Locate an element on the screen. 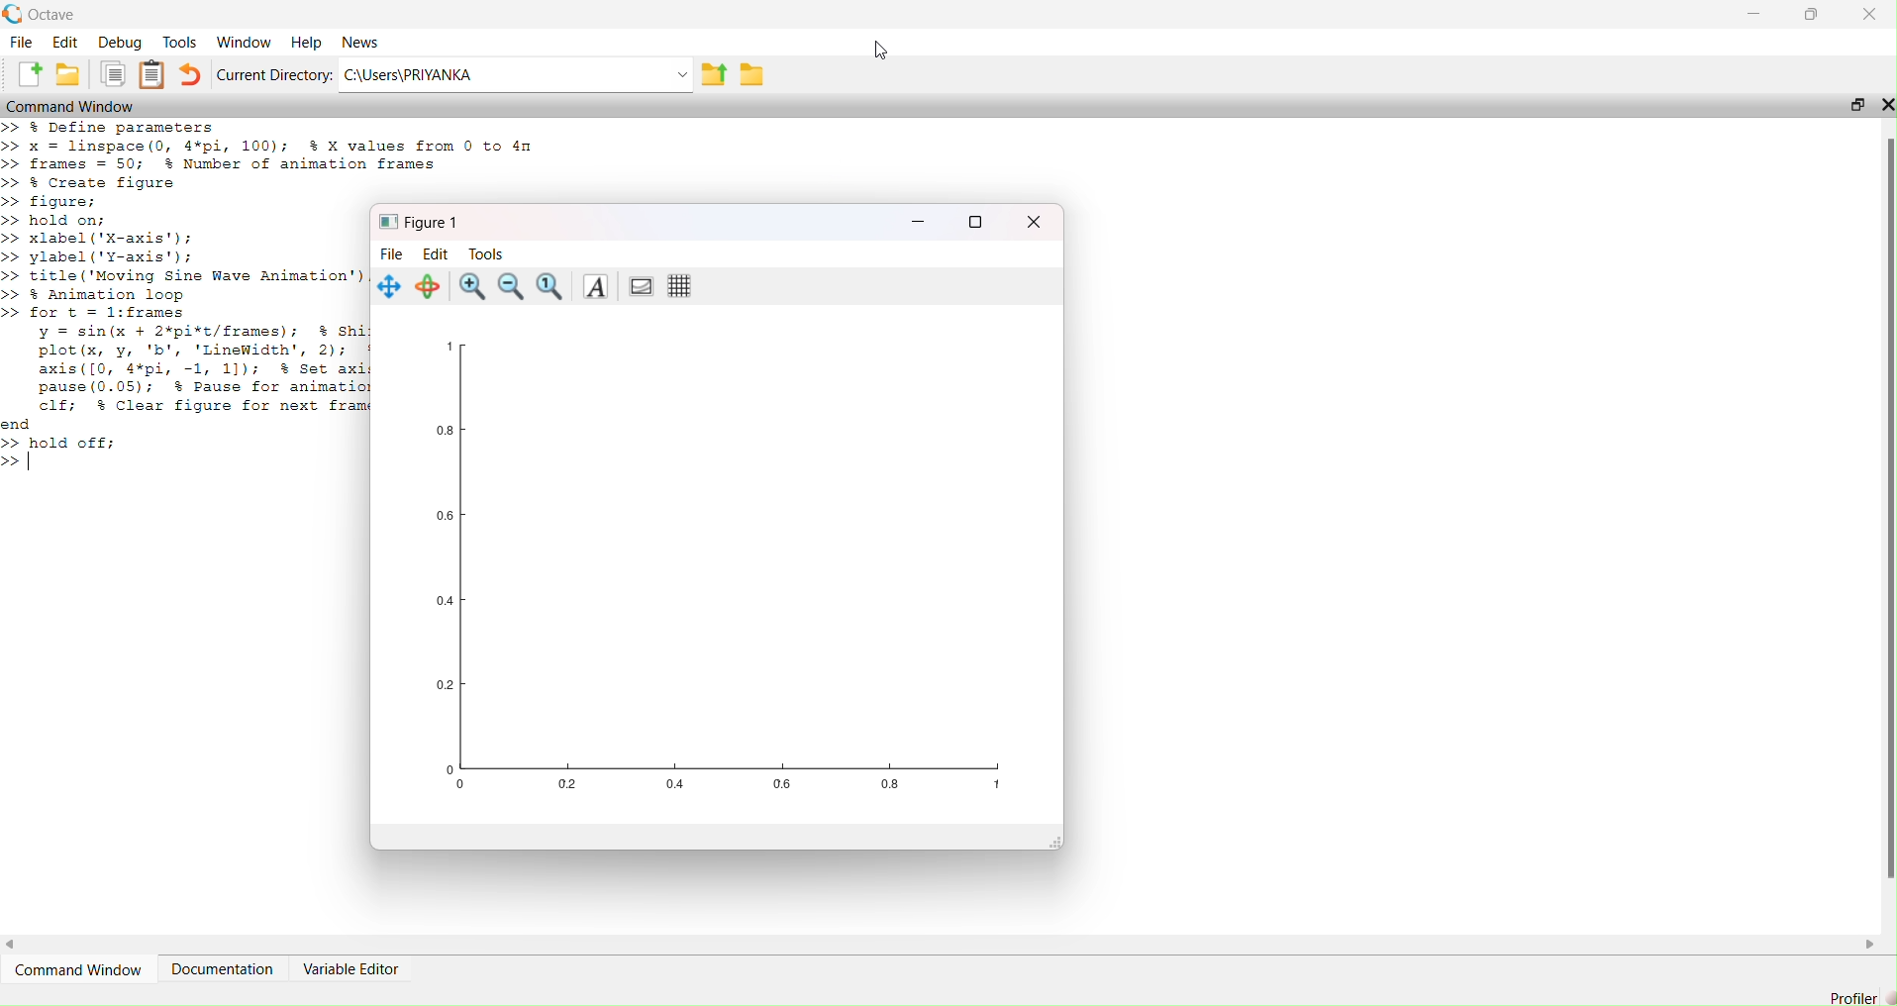 Image resolution: width=1897 pixels, height=1006 pixels. File is located at coordinates (25, 46).